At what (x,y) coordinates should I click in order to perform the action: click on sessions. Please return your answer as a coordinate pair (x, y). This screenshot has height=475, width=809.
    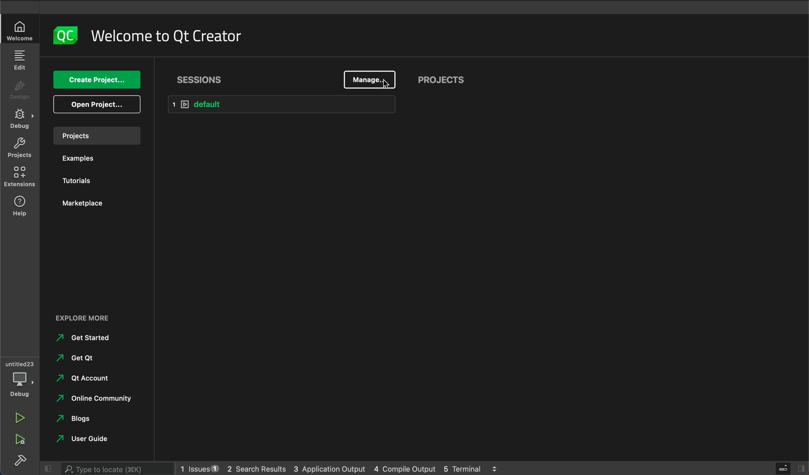
    Looking at the image, I should click on (200, 79).